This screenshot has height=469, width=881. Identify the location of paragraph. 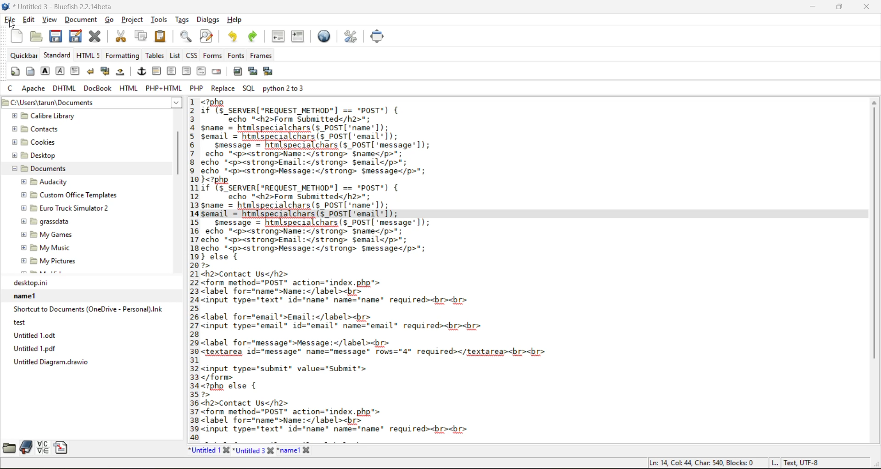
(76, 71).